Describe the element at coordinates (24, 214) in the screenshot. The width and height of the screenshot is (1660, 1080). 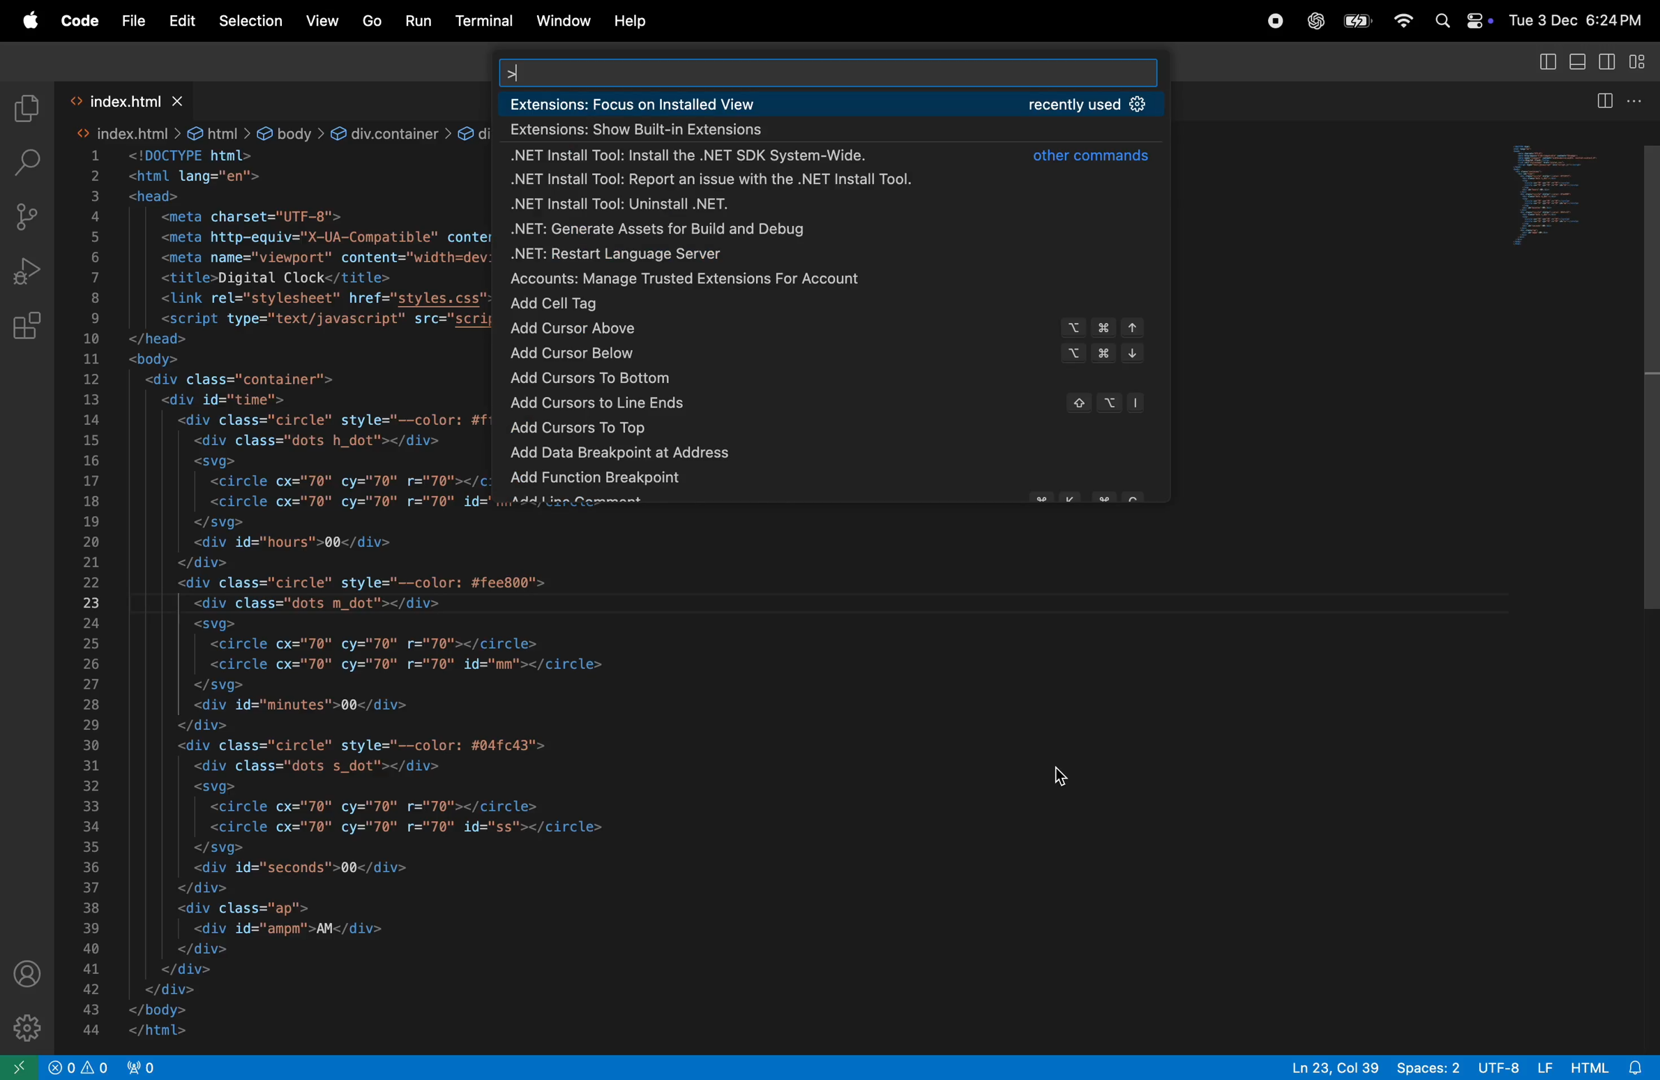
I see `source control` at that location.